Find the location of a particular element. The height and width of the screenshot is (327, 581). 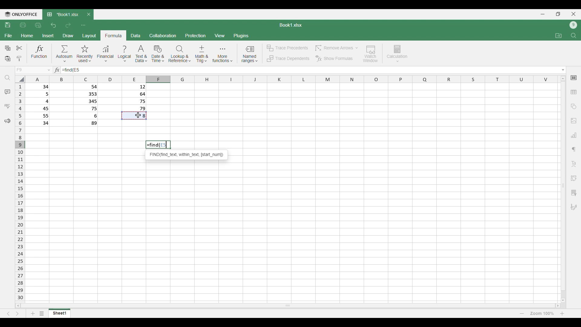

Find function is located at coordinates (153, 145).